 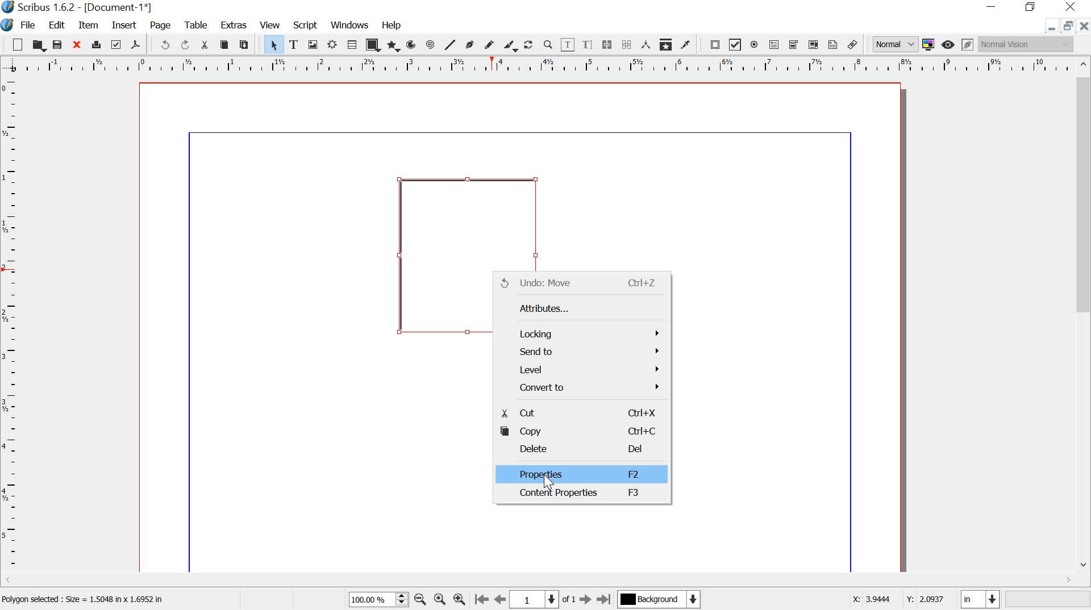 I want to click on shape, so click(x=373, y=45).